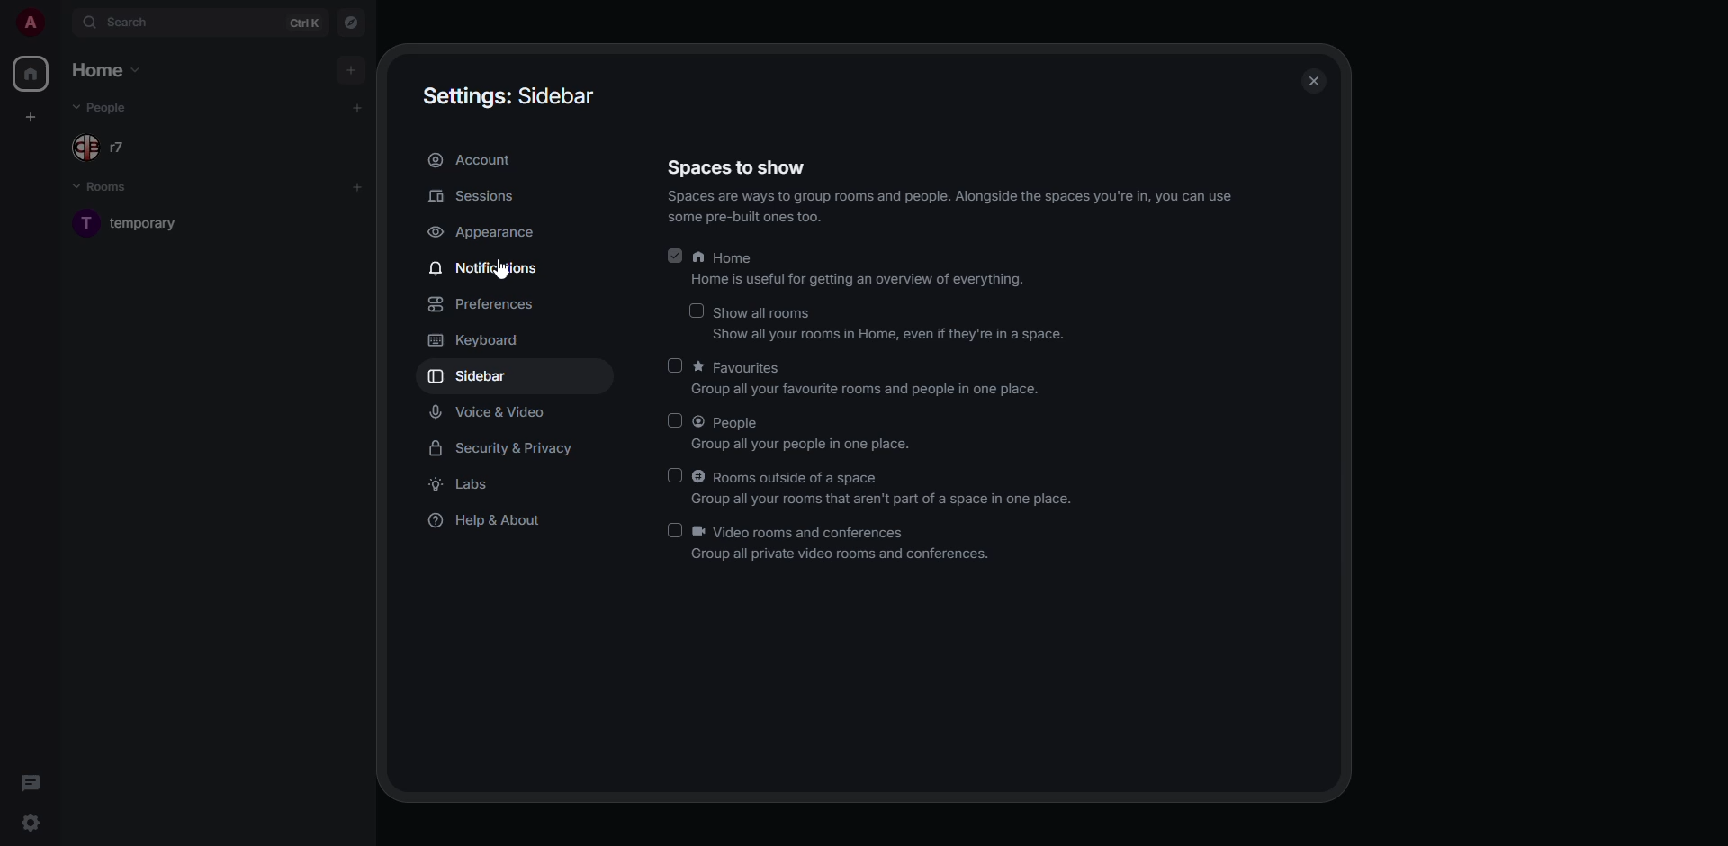 The width and height of the screenshot is (1728, 846). I want to click on create space, so click(31, 118).